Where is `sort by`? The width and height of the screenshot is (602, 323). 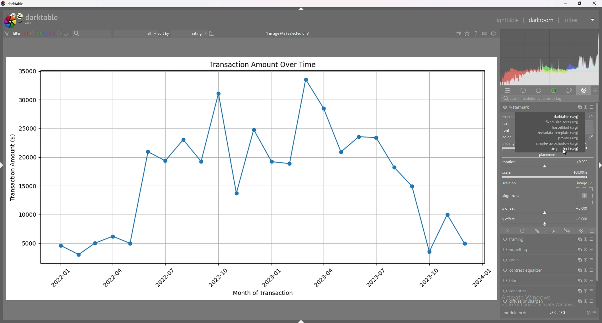
sort by is located at coordinates (182, 33).